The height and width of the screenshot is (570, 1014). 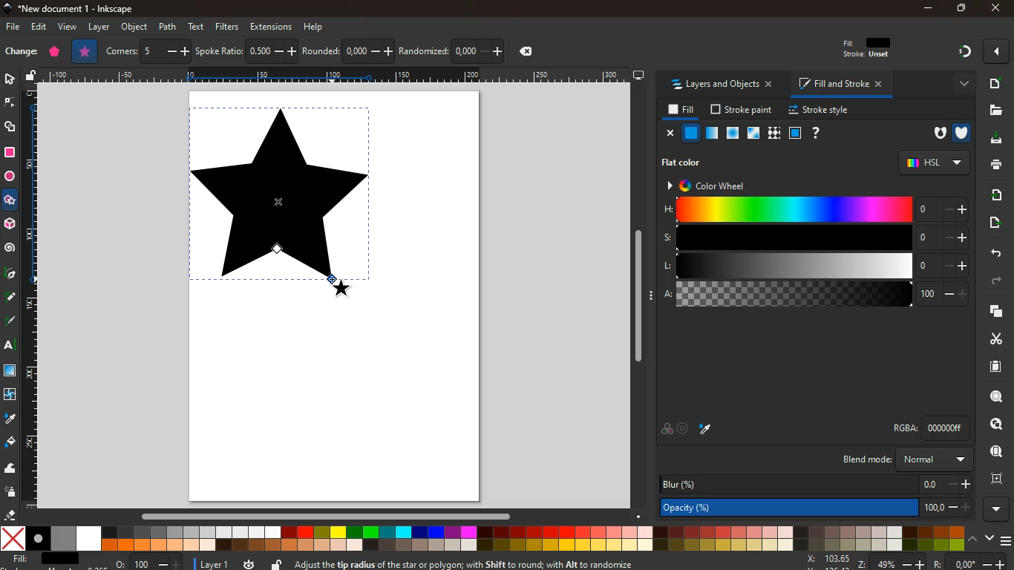 What do you see at coordinates (993, 166) in the screenshot?
I see `print` at bounding box center [993, 166].